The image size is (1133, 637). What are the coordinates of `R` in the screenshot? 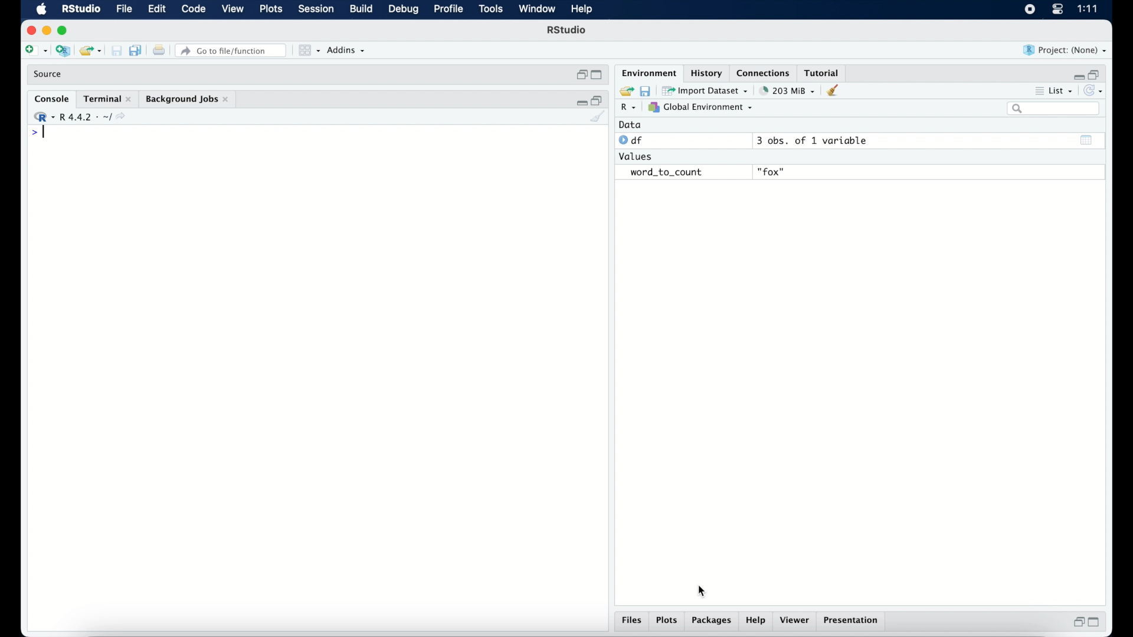 It's located at (629, 108).